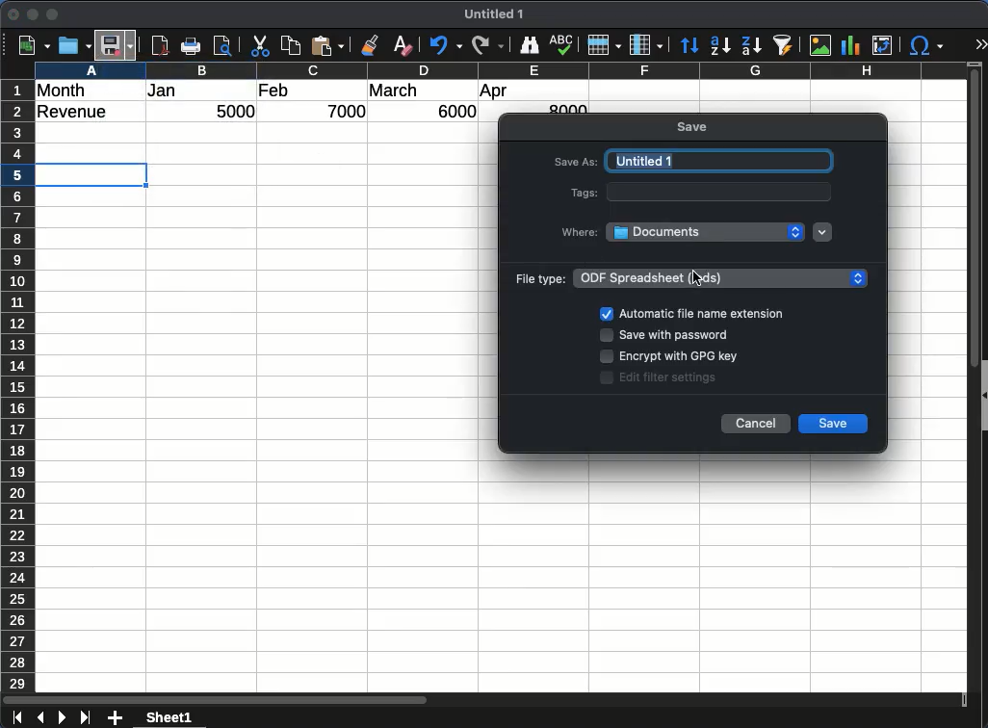 The width and height of the screenshot is (988, 728). Describe the element at coordinates (607, 356) in the screenshot. I see `Checkbox` at that location.